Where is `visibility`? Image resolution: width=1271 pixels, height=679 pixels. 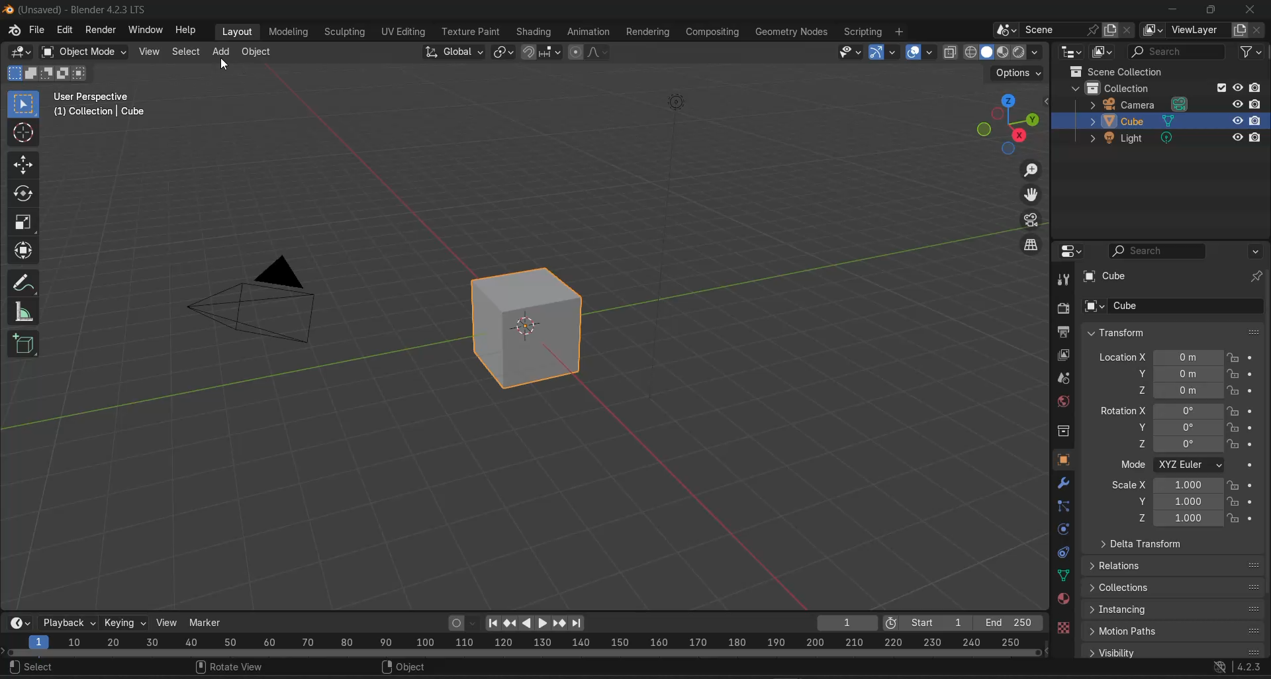 visibility is located at coordinates (1173, 651).